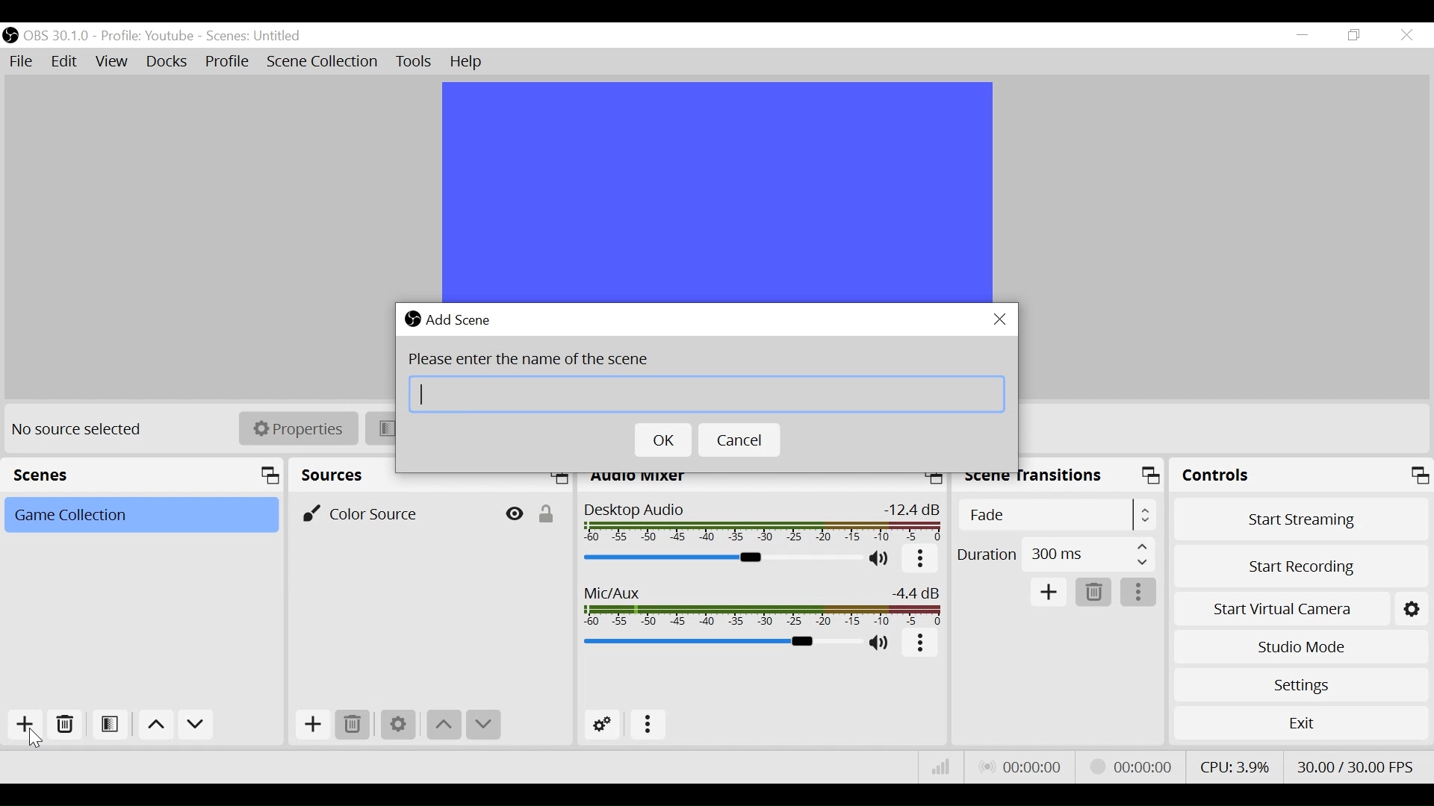 The height and width of the screenshot is (806, 1434). I want to click on Start Recording, so click(1301, 563).